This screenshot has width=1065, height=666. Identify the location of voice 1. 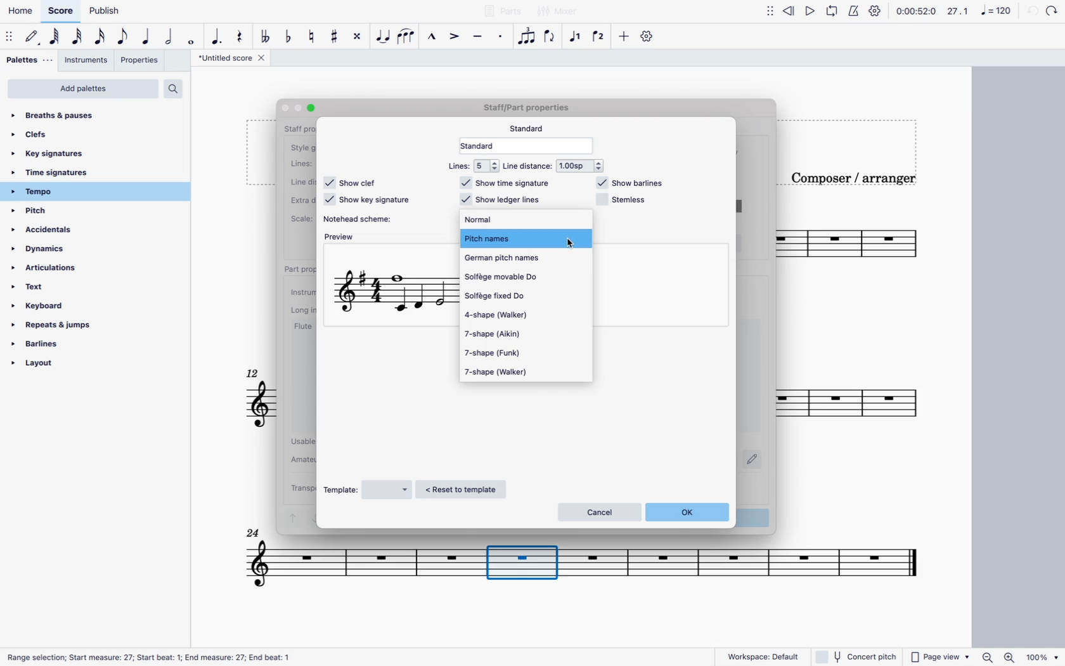
(576, 36).